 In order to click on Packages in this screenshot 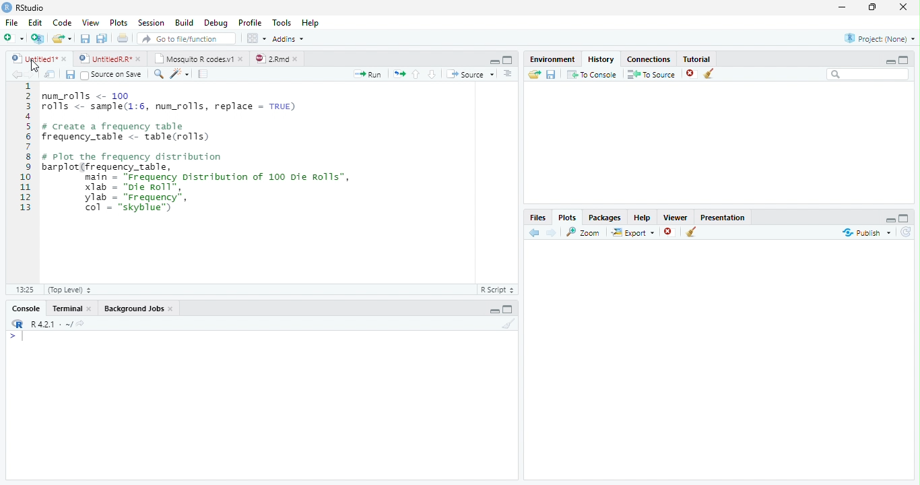, I will do `click(605, 217)`.